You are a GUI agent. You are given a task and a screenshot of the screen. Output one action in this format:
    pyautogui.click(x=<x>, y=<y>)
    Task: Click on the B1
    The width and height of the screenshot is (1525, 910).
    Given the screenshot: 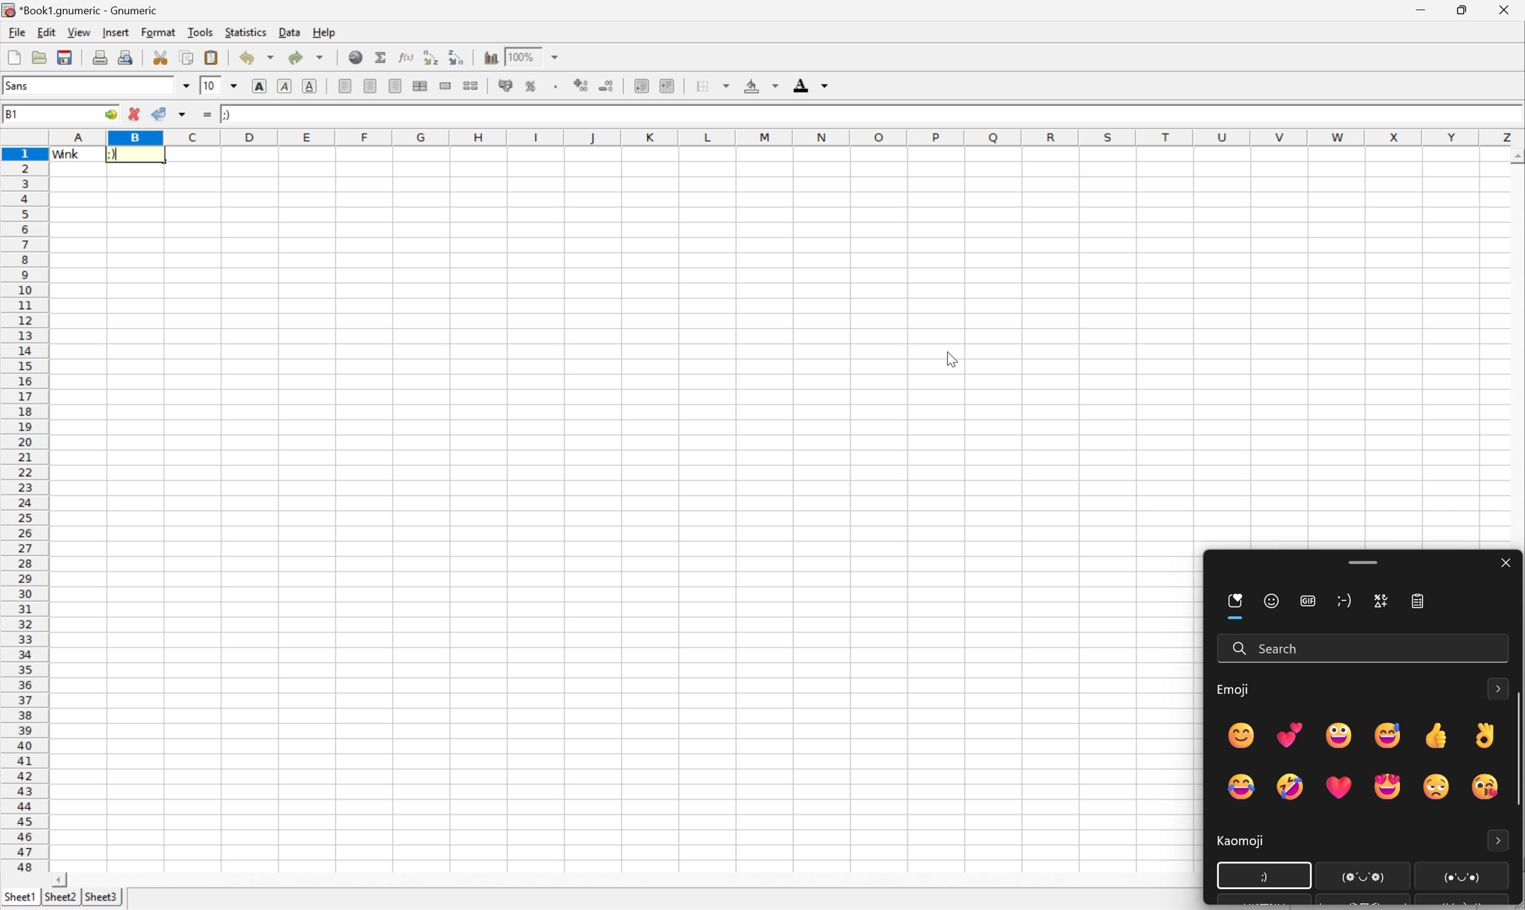 What is the action you would take?
    pyautogui.click(x=12, y=115)
    